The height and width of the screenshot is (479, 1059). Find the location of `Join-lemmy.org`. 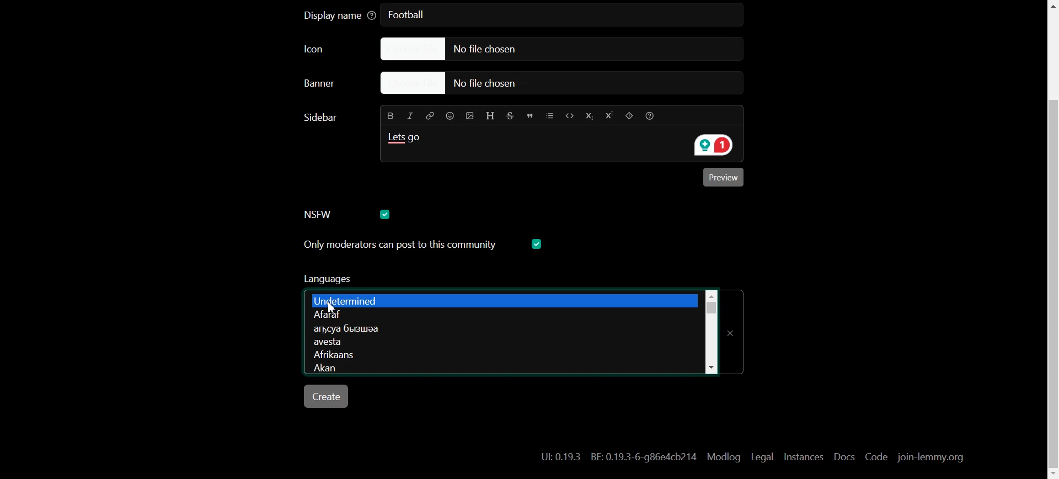

Join-lemmy.org is located at coordinates (929, 457).